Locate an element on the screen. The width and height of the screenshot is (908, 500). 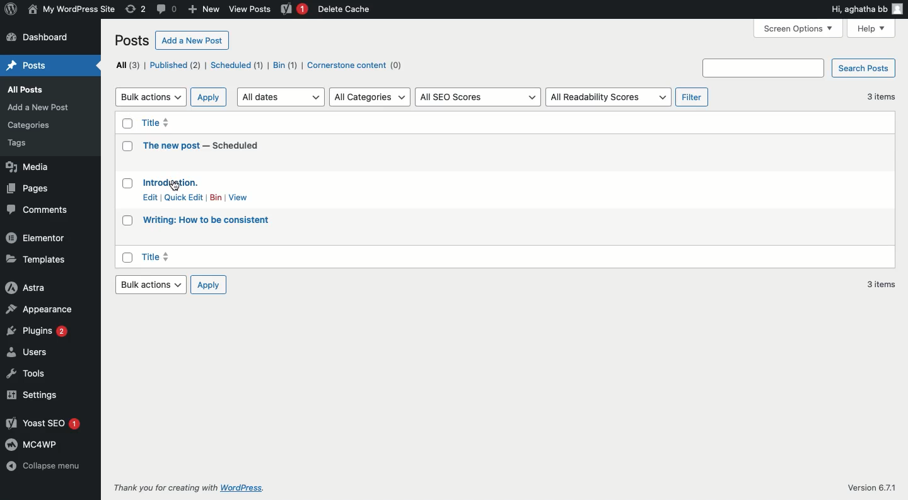
cursor is located at coordinates (175, 185).